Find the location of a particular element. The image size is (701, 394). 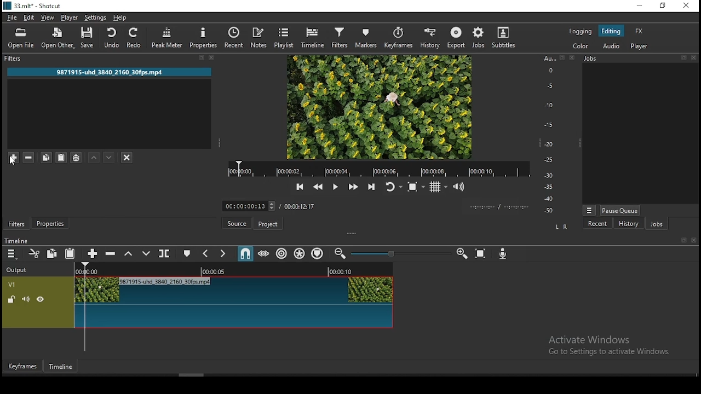

copy is located at coordinates (52, 254).